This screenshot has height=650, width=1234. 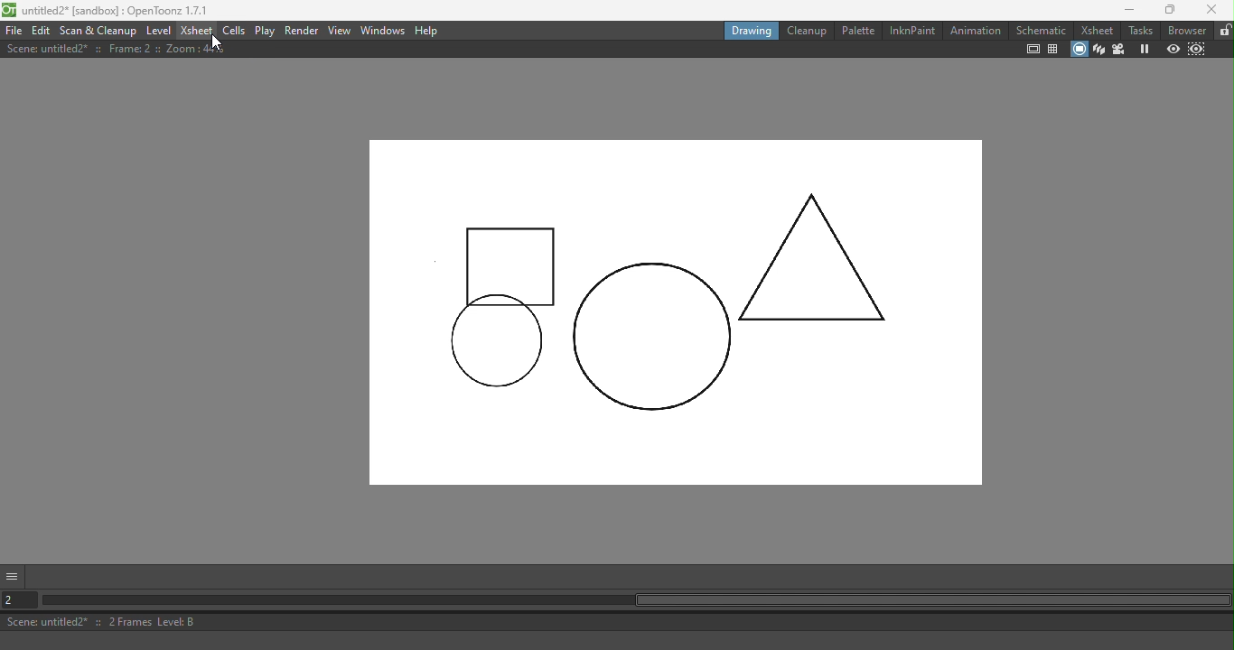 I want to click on Close, so click(x=1211, y=10).